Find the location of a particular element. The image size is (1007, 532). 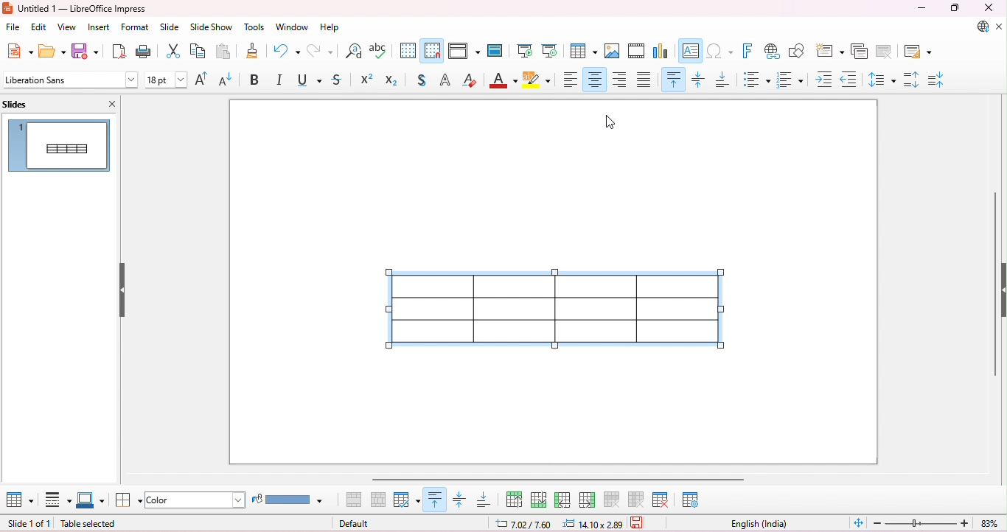

align bottom is located at coordinates (484, 499).